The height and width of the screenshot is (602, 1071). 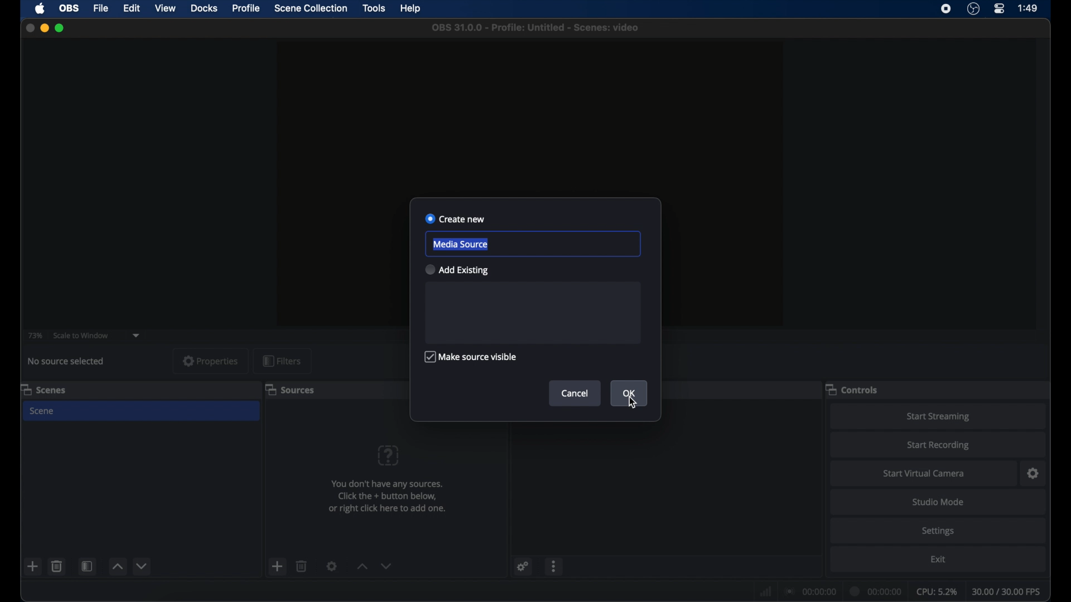 What do you see at coordinates (118, 566) in the screenshot?
I see `increment` at bounding box center [118, 566].